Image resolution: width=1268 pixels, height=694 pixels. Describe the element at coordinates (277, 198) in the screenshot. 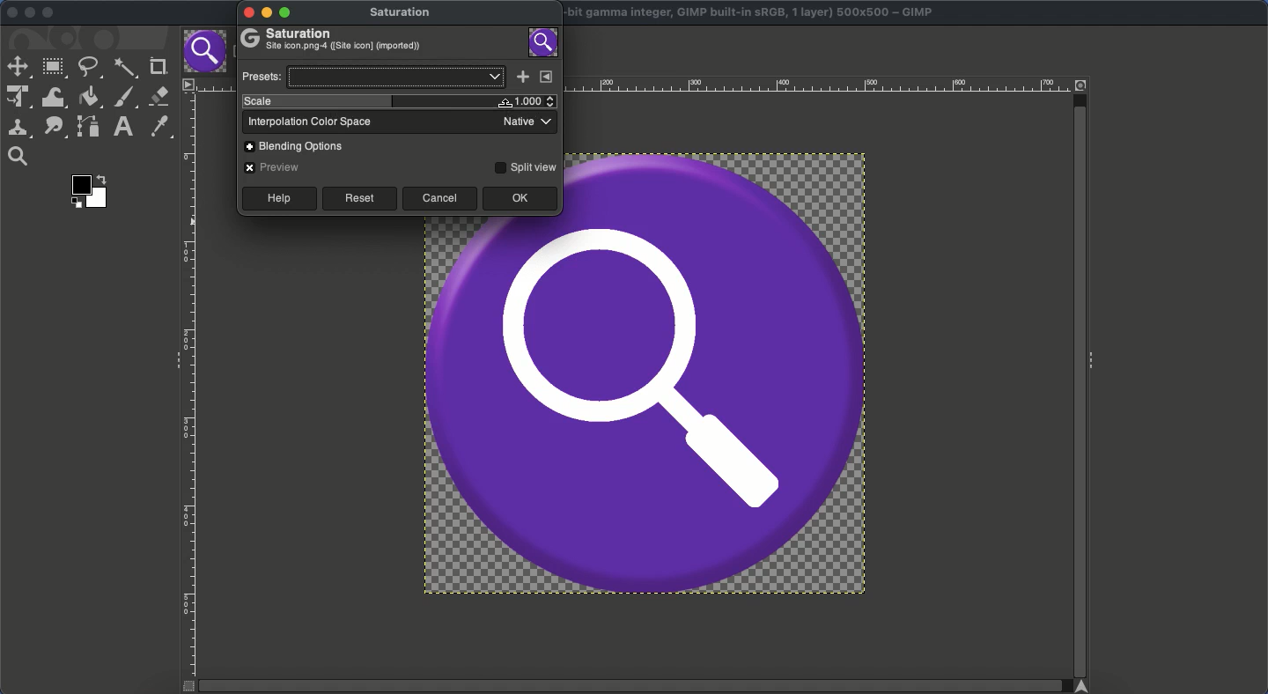

I see `Help` at that location.